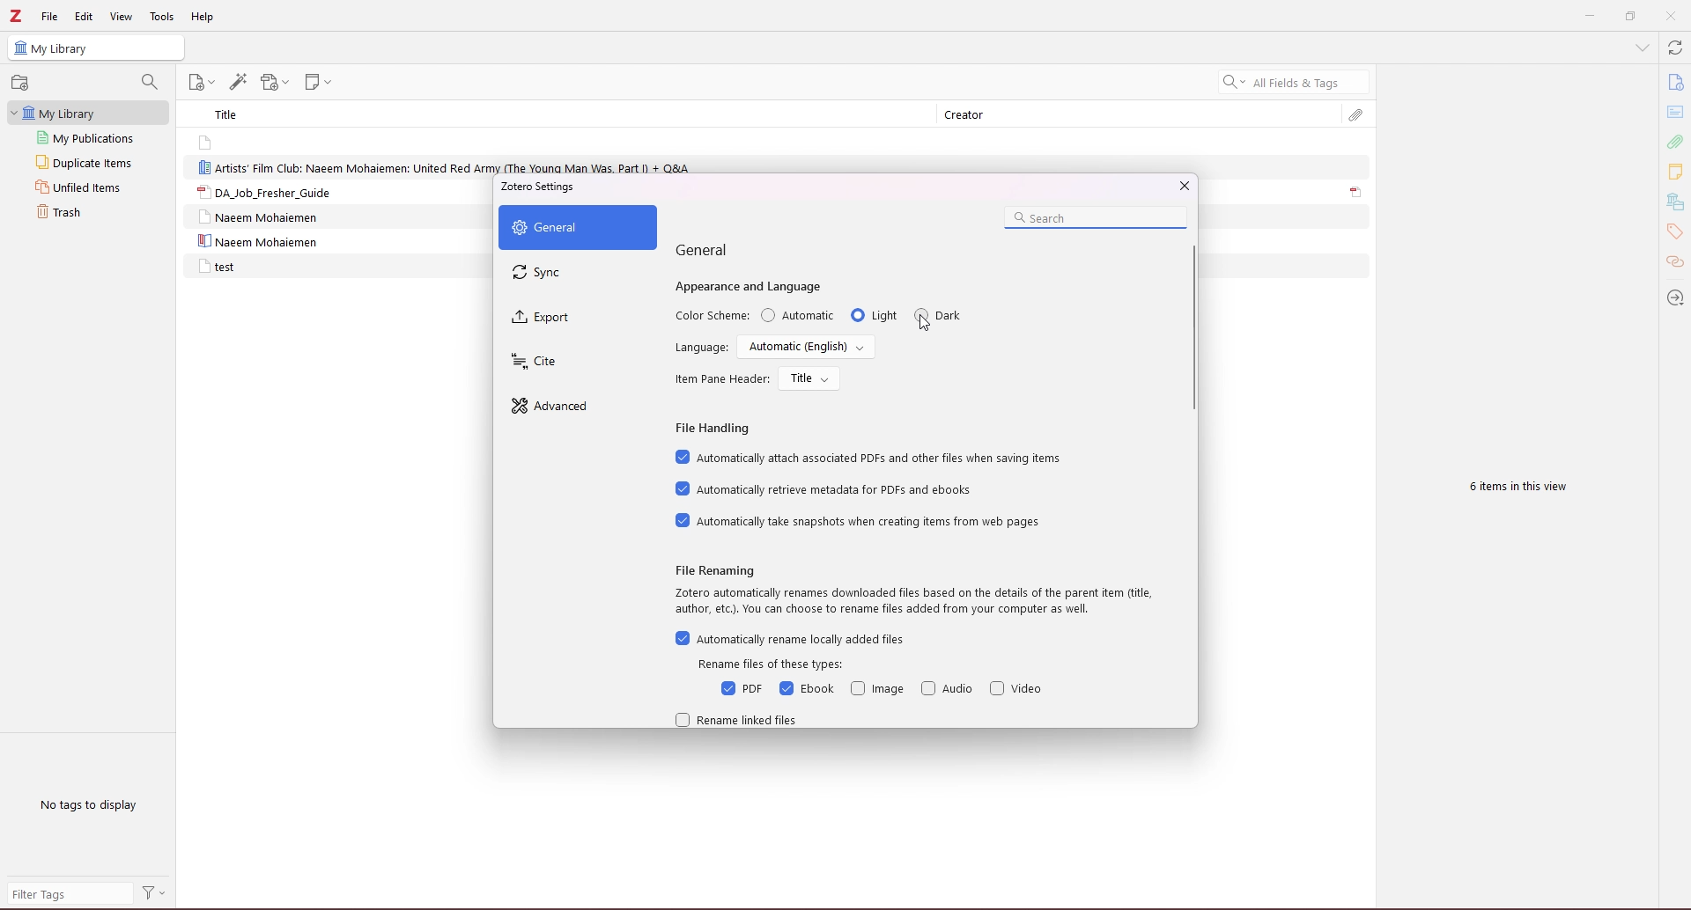 The height and width of the screenshot is (910, 1691). I want to click on minimize, so click(1586, 17).